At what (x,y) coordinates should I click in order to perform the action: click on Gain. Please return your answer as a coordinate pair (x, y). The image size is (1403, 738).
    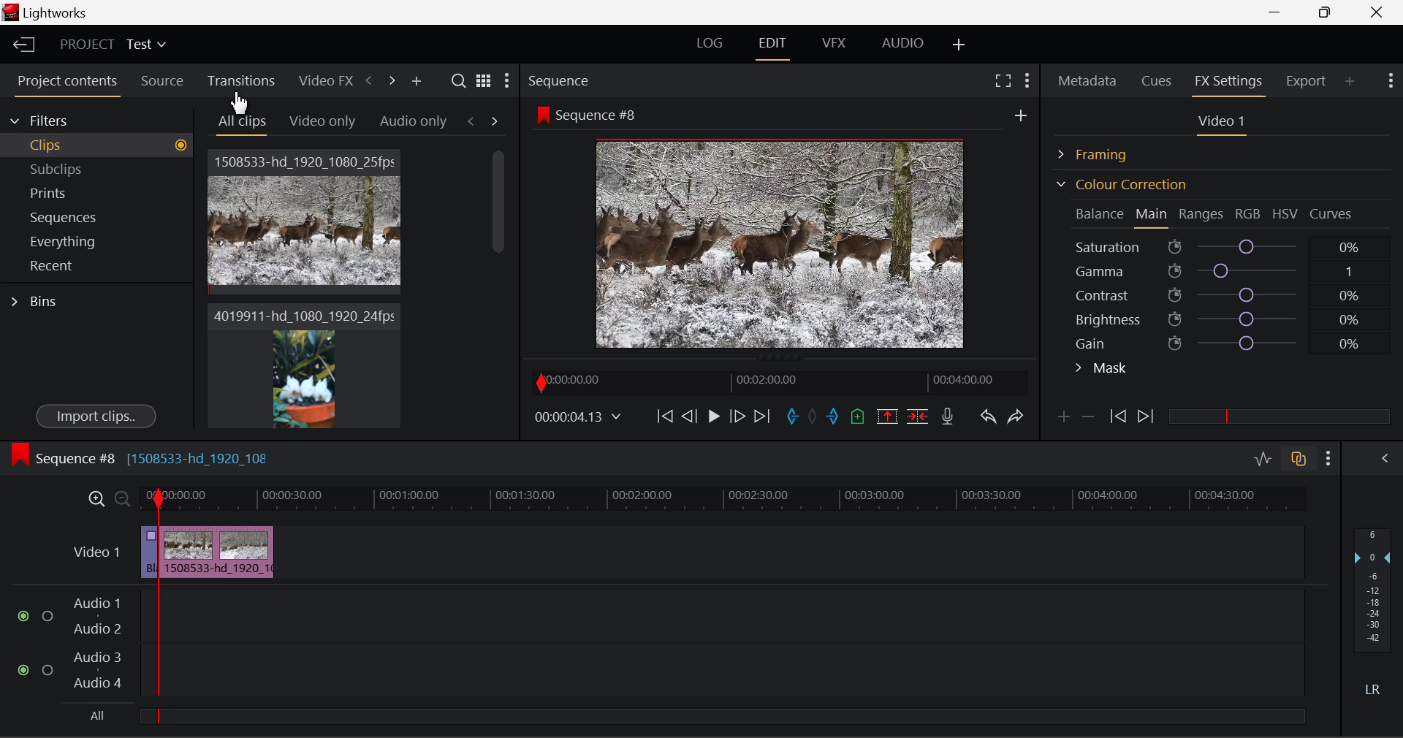
    Looking at the image, I should click on (1236, 341).